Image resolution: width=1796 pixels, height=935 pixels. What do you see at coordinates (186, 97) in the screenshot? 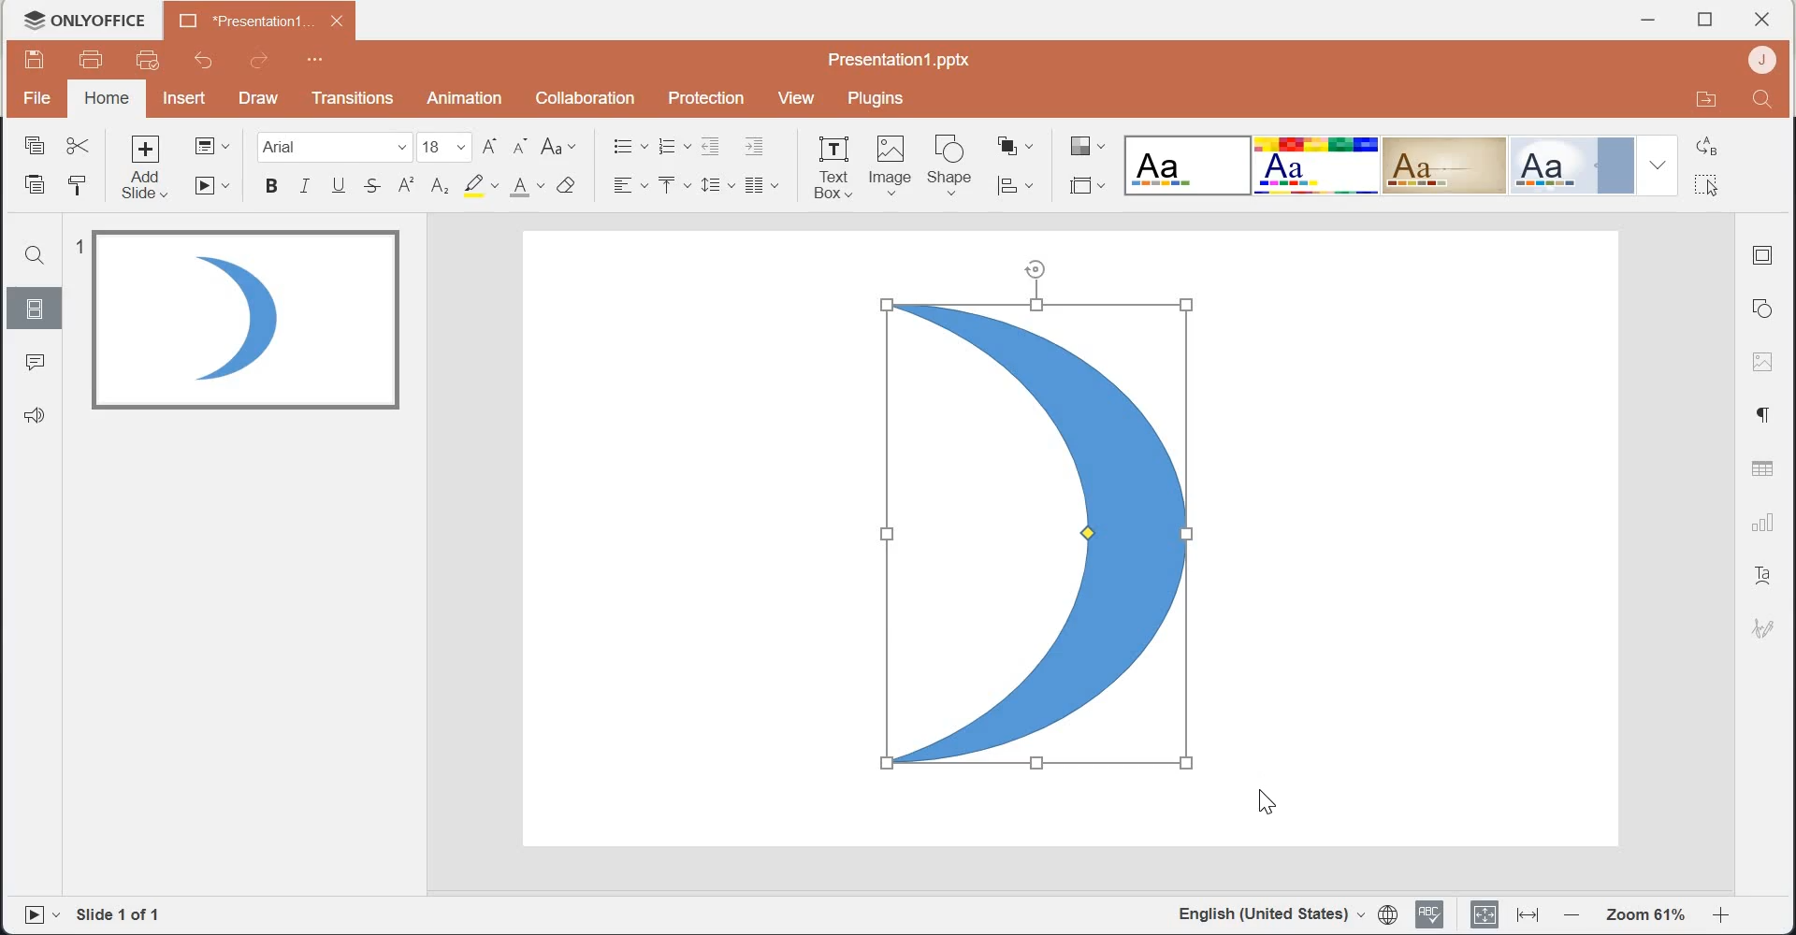
I see `Insert` at bounding box center [186, 97].